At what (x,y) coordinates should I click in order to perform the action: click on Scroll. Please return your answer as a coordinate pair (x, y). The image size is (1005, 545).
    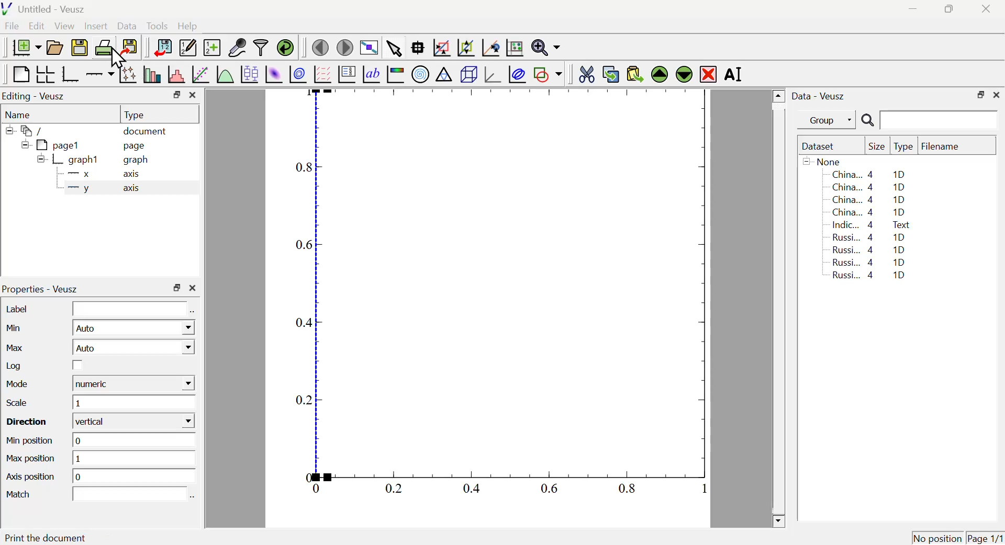
    Looking at the image, I should click on (779, 309).